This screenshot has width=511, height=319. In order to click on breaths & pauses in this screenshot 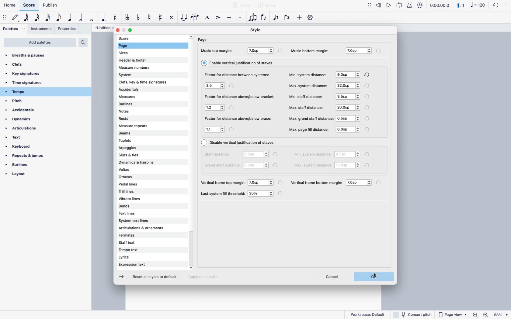, I will do `click(30, 54)`.